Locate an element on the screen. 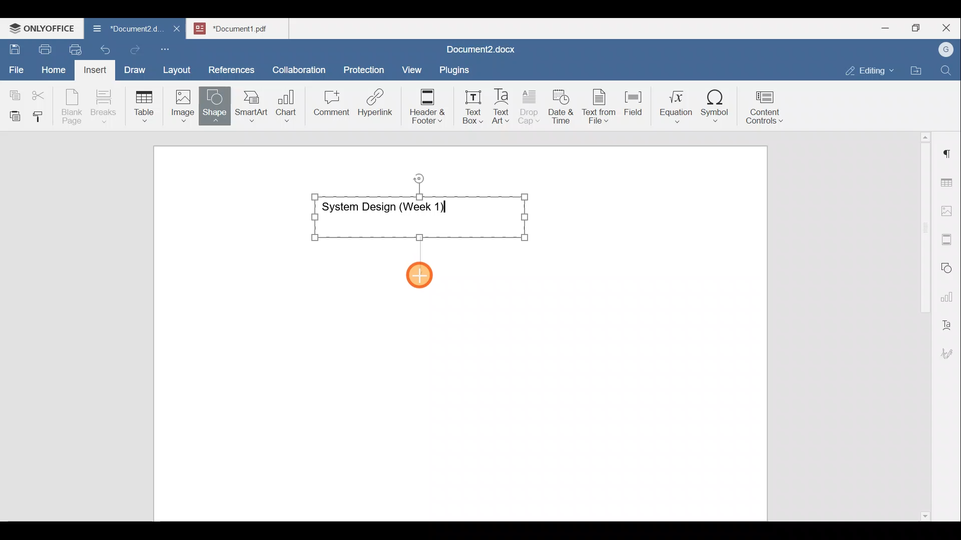 The image size is (961, 540). Symbol is located at coordinates (715, 109).